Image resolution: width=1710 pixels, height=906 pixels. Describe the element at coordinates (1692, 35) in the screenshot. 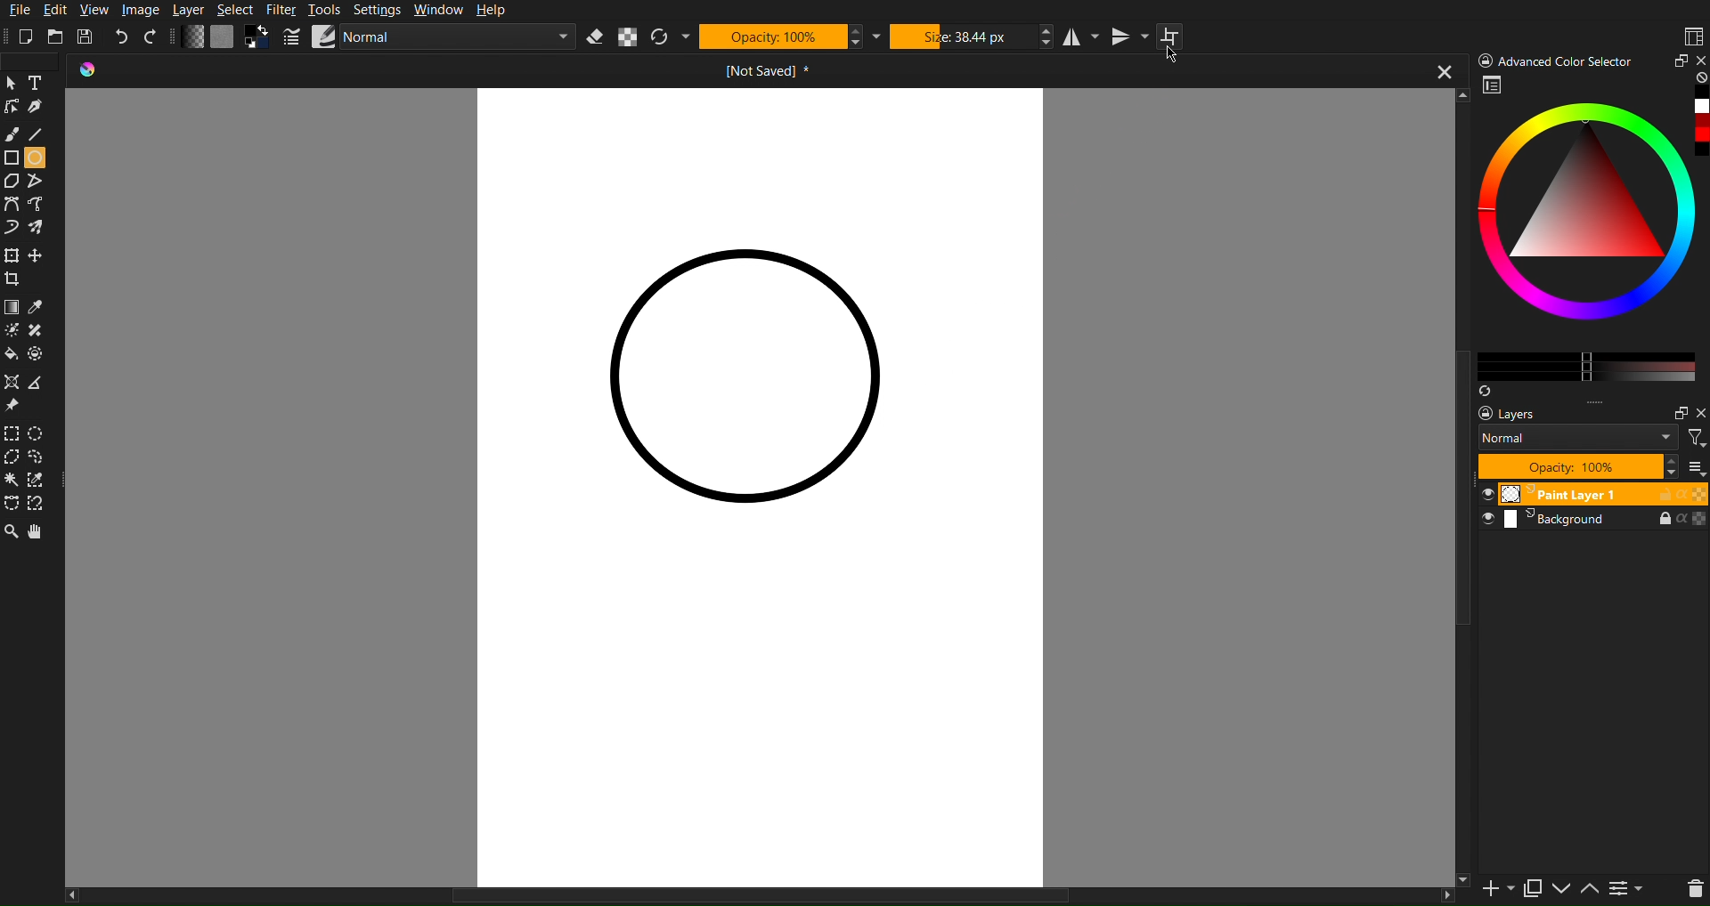

I see `Workspaces` at that location.